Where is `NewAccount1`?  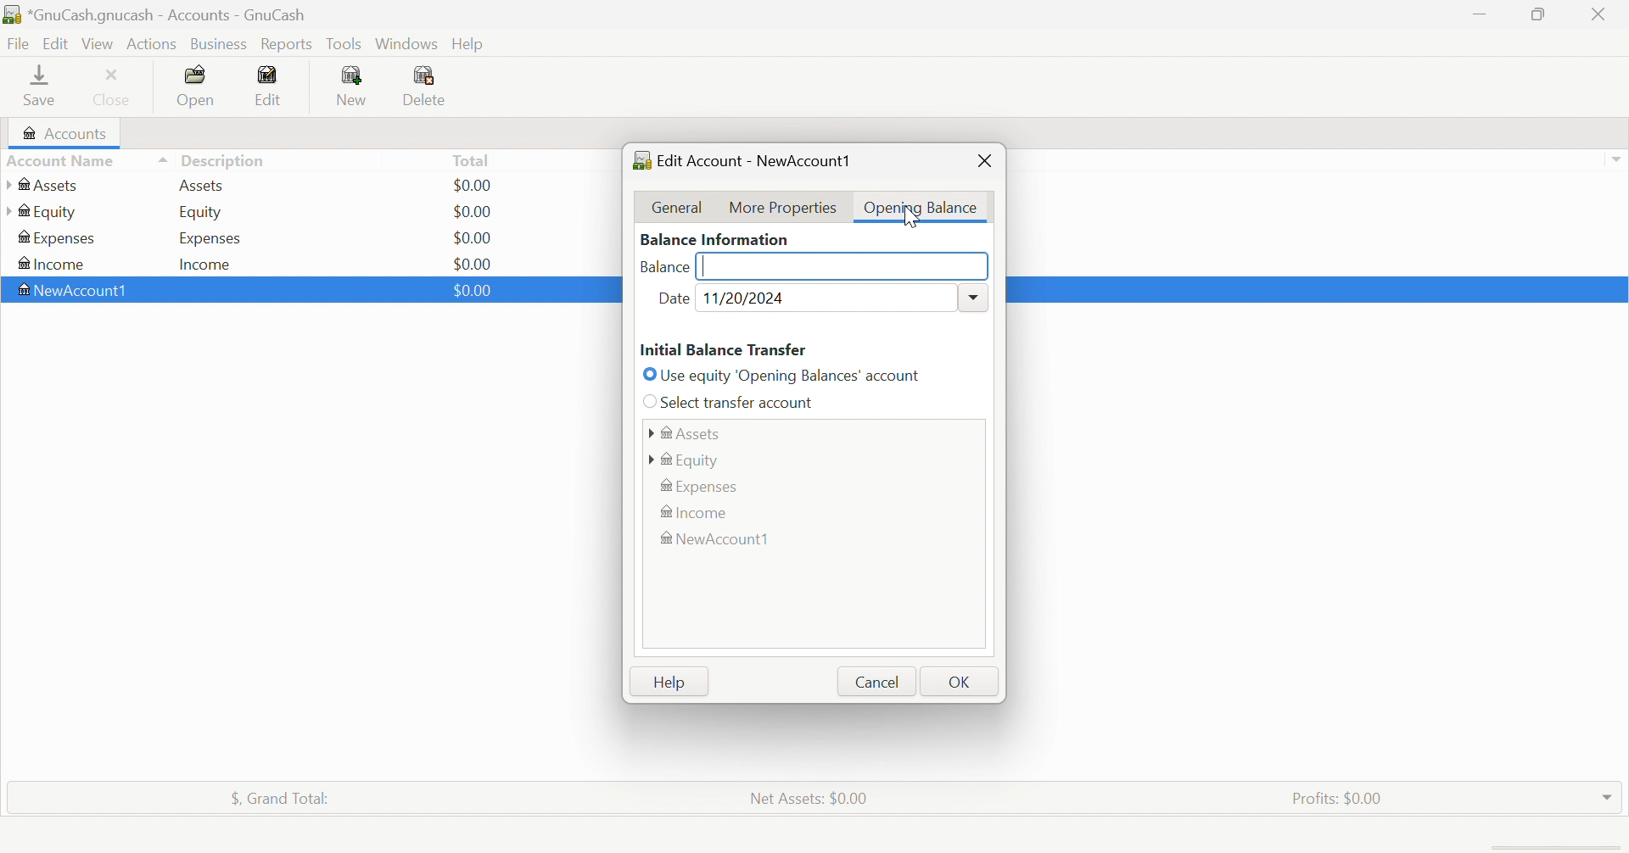 NewAccount1 is located at coordinates (720, 540).